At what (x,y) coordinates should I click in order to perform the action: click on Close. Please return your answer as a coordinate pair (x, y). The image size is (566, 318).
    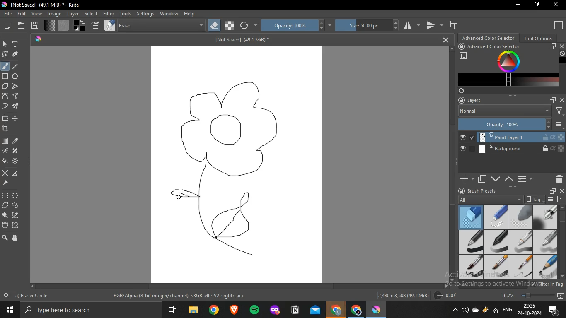
    Looking at the image, I should click on (556, 4).